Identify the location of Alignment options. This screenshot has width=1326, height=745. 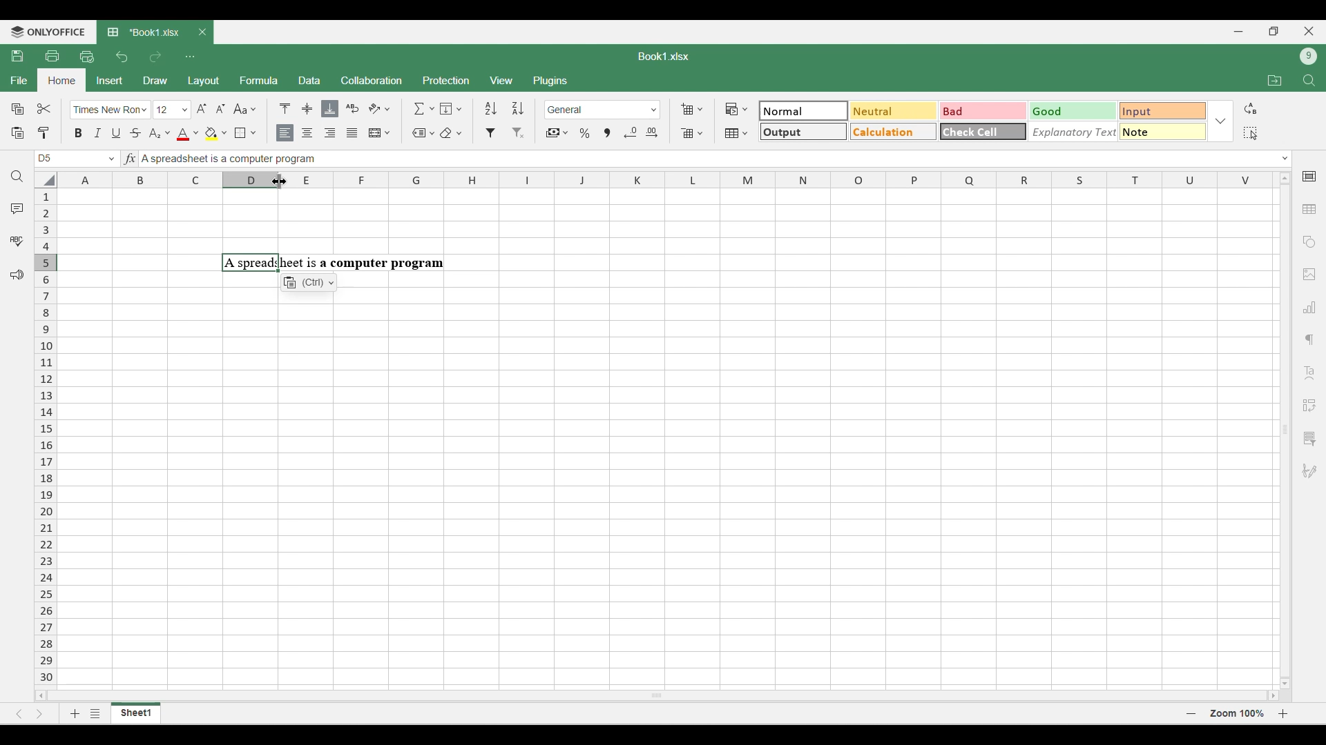
(318, 134).